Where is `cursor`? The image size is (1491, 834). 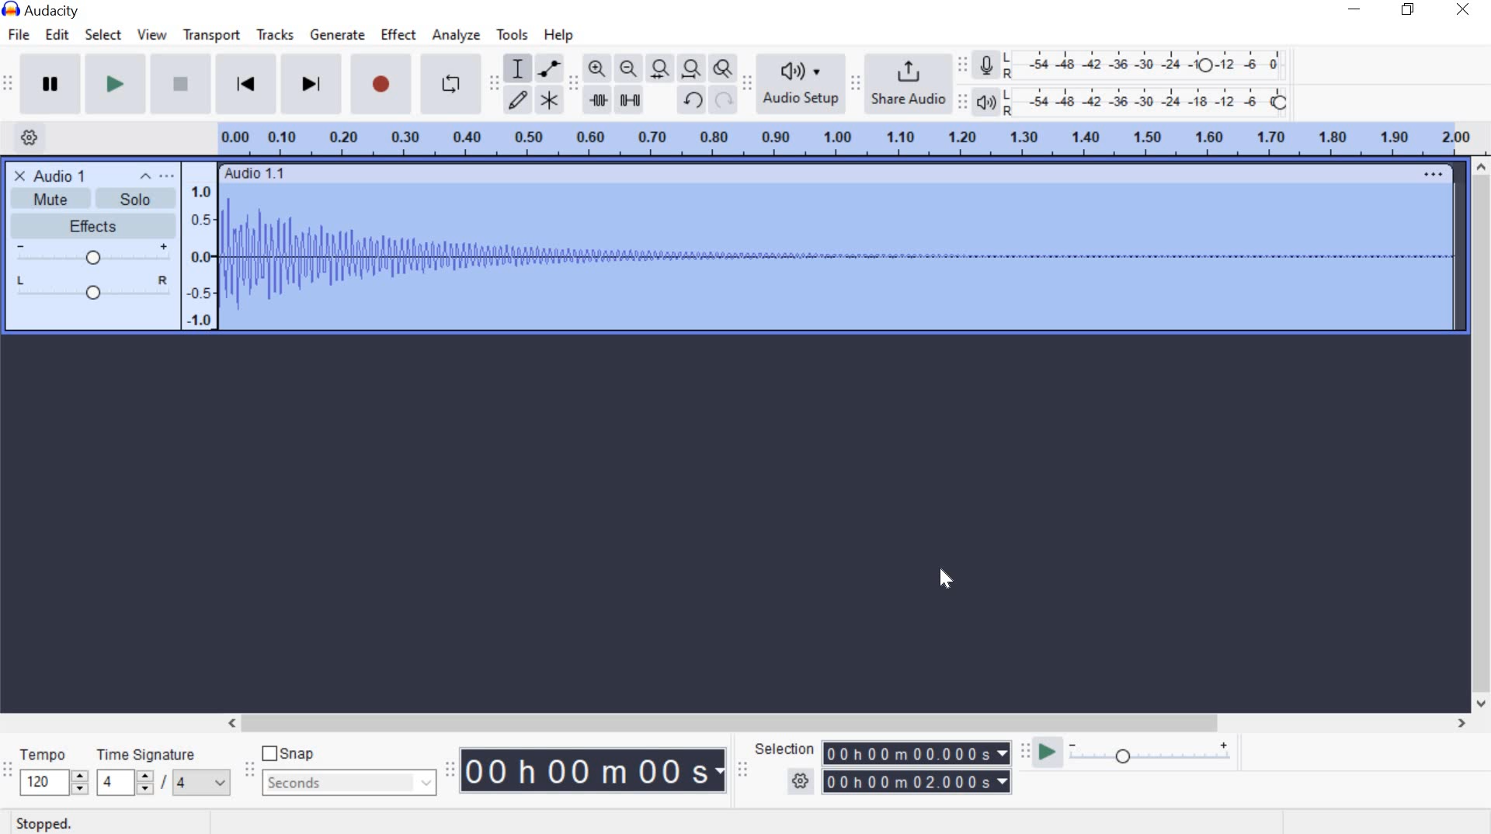 cursor is located at coordinates (944, 579).